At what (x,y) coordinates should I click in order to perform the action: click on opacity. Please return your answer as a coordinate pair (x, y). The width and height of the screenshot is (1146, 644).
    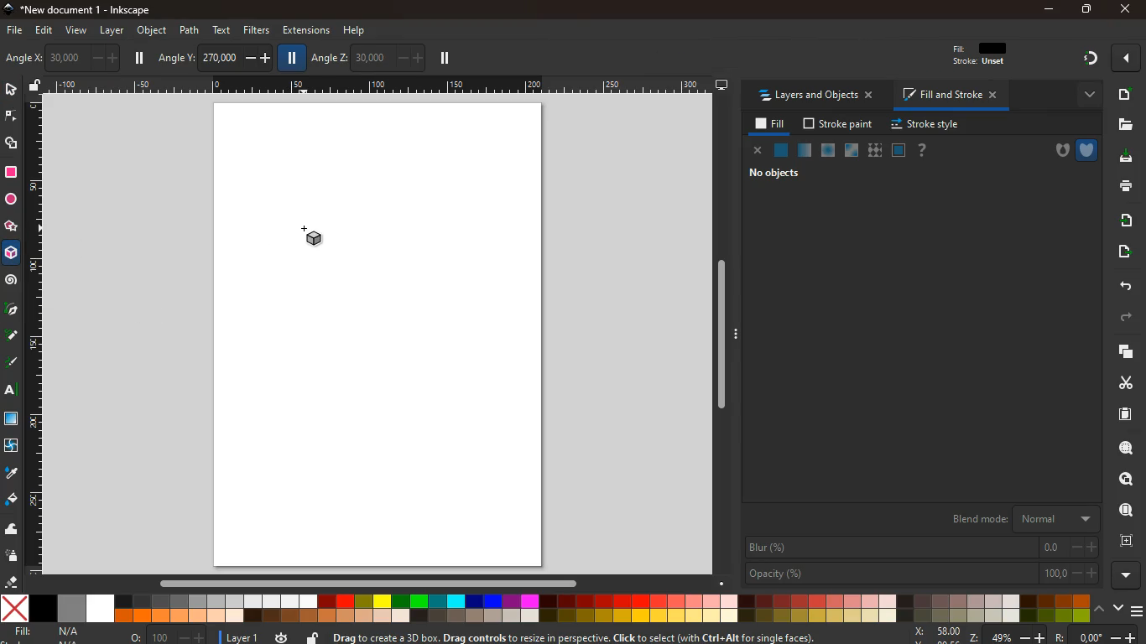
    Looking at the image, I should click on (803, 151).